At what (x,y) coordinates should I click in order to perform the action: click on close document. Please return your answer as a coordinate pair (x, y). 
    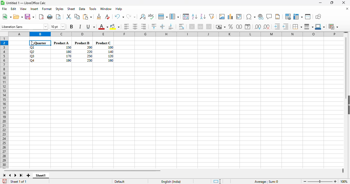
    Looking at the image, I should click on (347, 9).